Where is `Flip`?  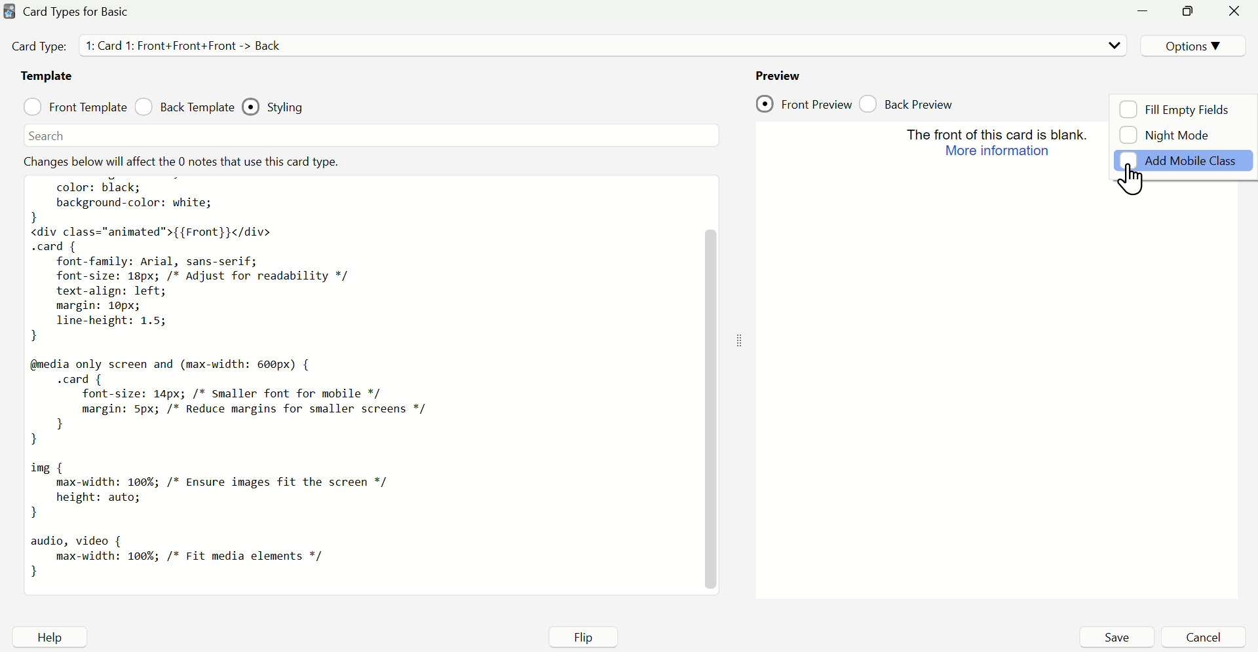
Flip is located at coordinates (586, 636).